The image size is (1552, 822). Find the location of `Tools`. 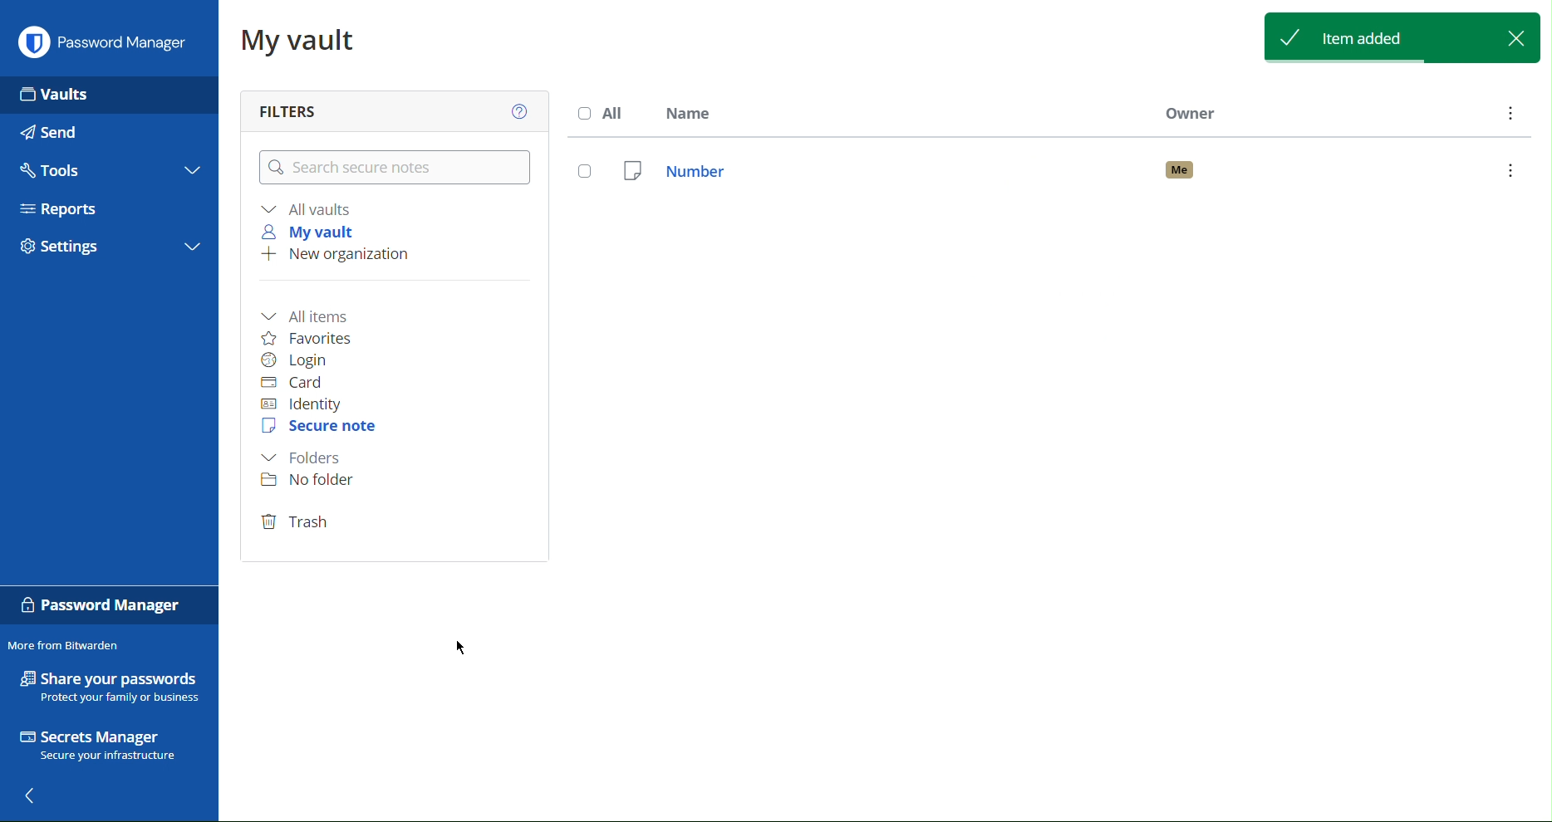

Tools is located at coordinates (56, 169).